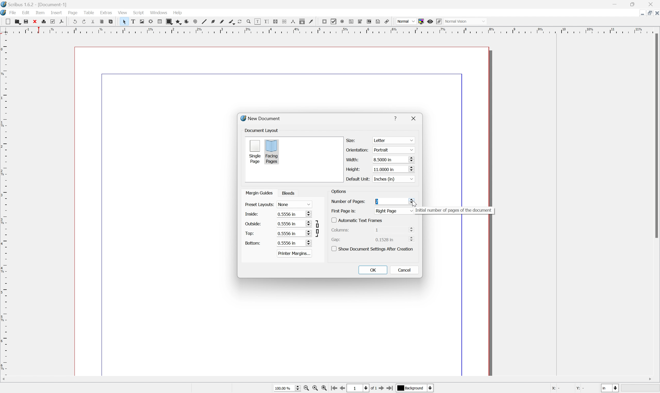  What do you see at coordinates (352, 169) in the screenshot?
I see `height:` at bounding box center [352, 169].